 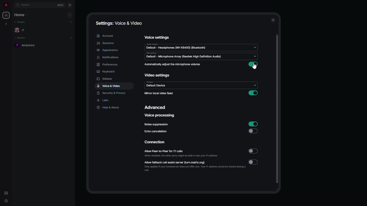 I want to click on automatically adjust the microphone volume, so click(x=172, y=64).